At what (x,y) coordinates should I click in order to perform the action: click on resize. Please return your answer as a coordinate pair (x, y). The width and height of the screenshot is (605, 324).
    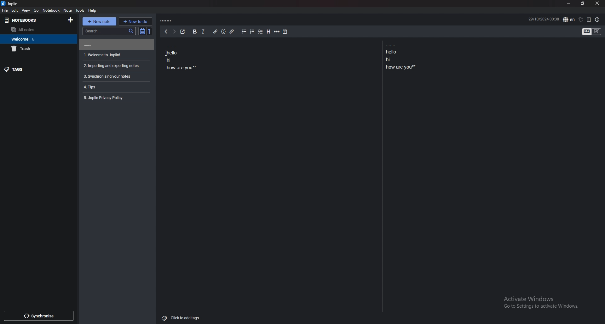
    Looking at the image, I should click on (583, 3).